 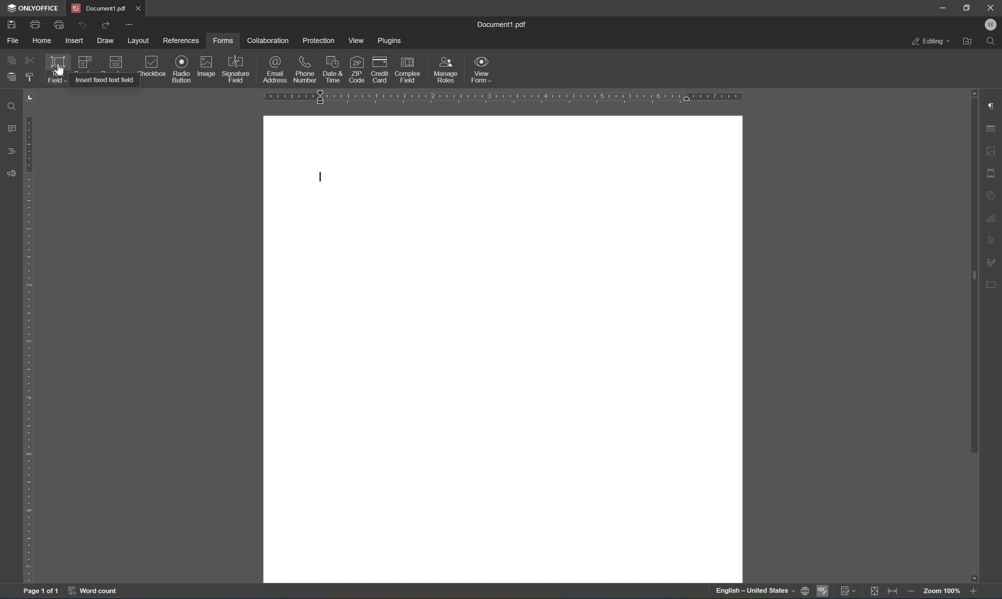 What do you see at coordinates (990, 195) in the screenshot?
I see `shape settings` at bounding box center [990, 195].